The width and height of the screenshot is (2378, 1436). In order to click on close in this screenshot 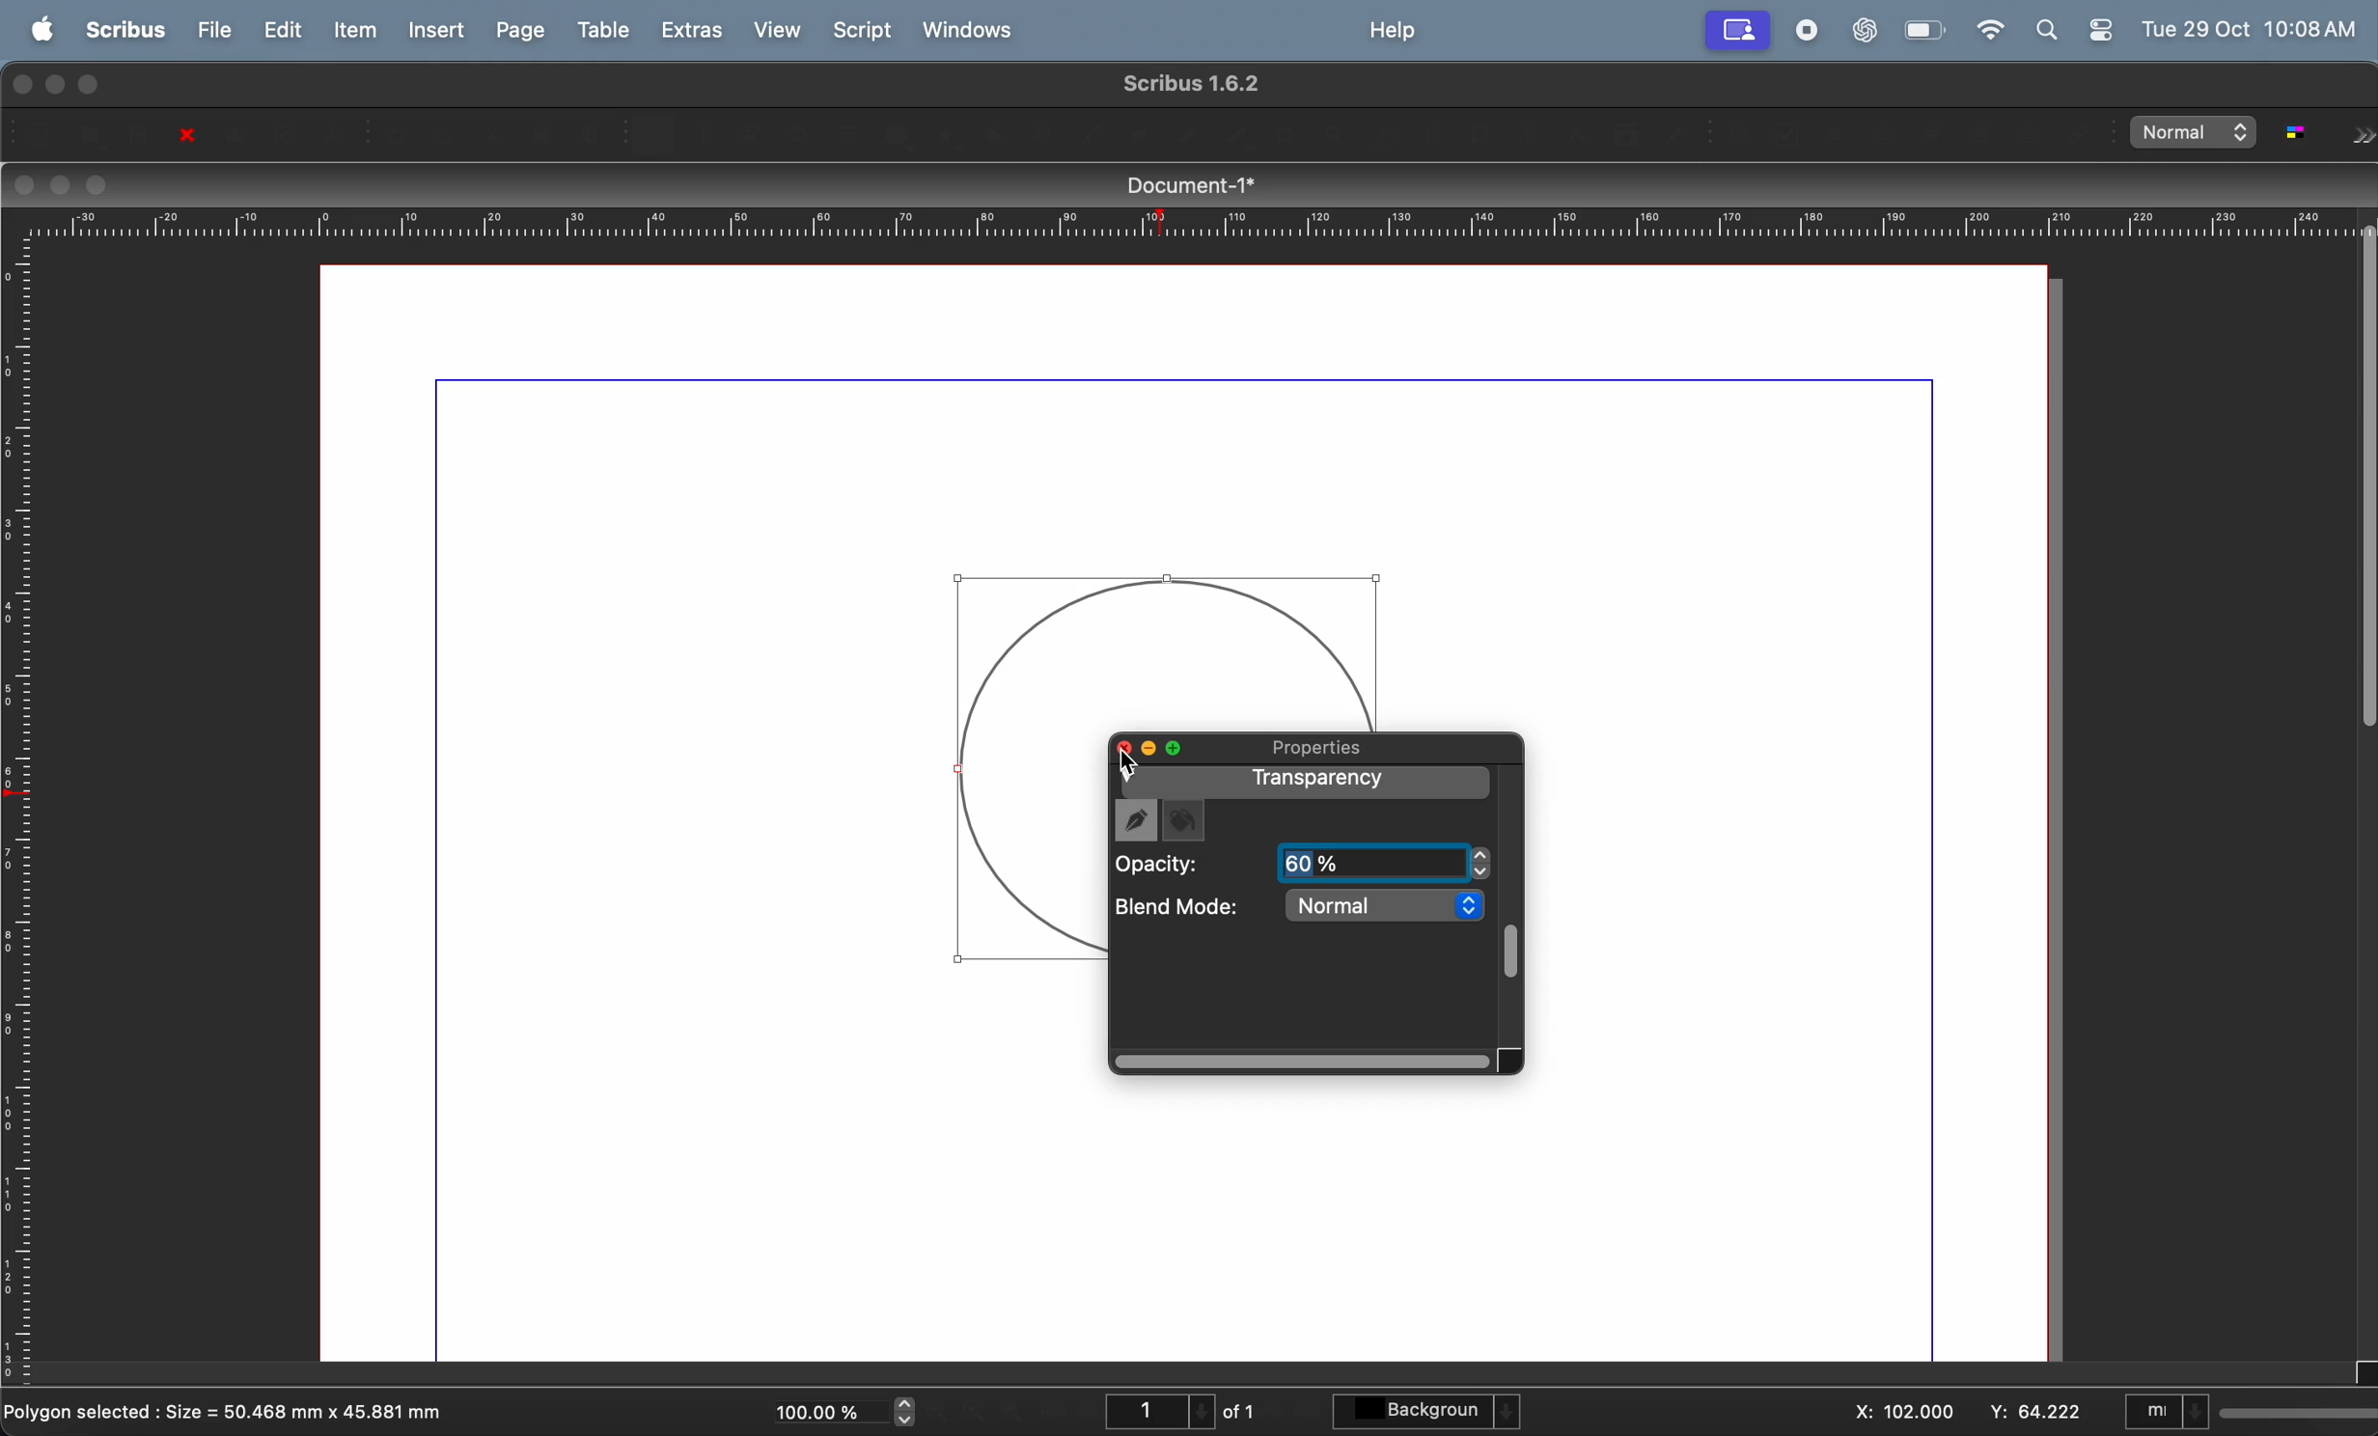, I will do `click(178, 136)`.